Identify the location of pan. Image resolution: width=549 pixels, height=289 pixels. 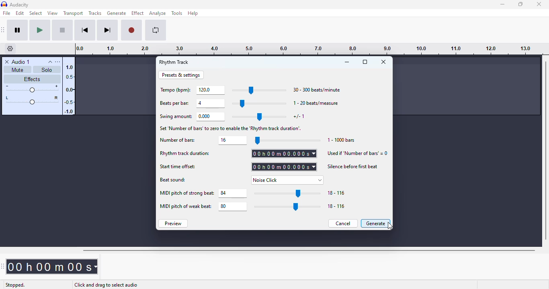
(32, 100).